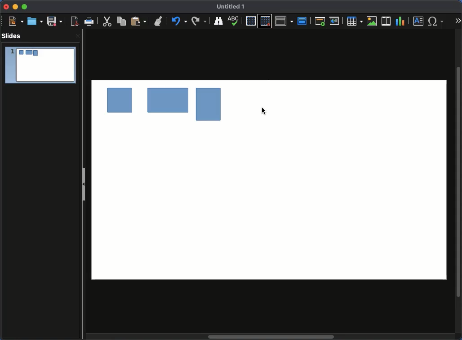 This screenshot has height=340, width=462. I want to click on Start from current slide, so click(335, 22).